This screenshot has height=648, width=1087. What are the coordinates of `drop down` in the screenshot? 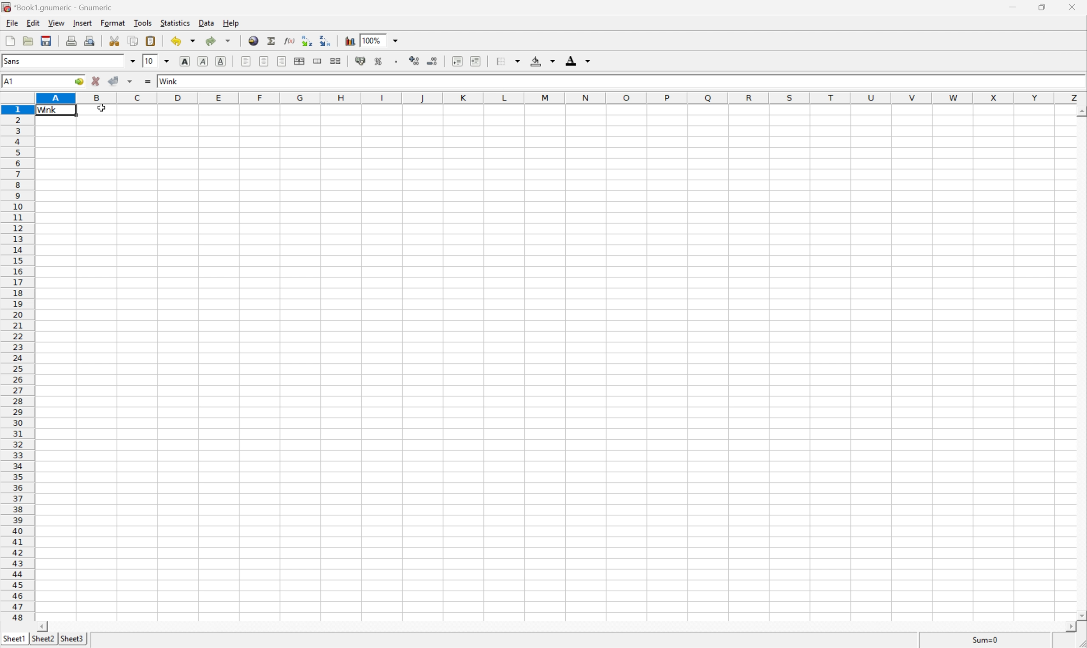 It's located at (397, 40).